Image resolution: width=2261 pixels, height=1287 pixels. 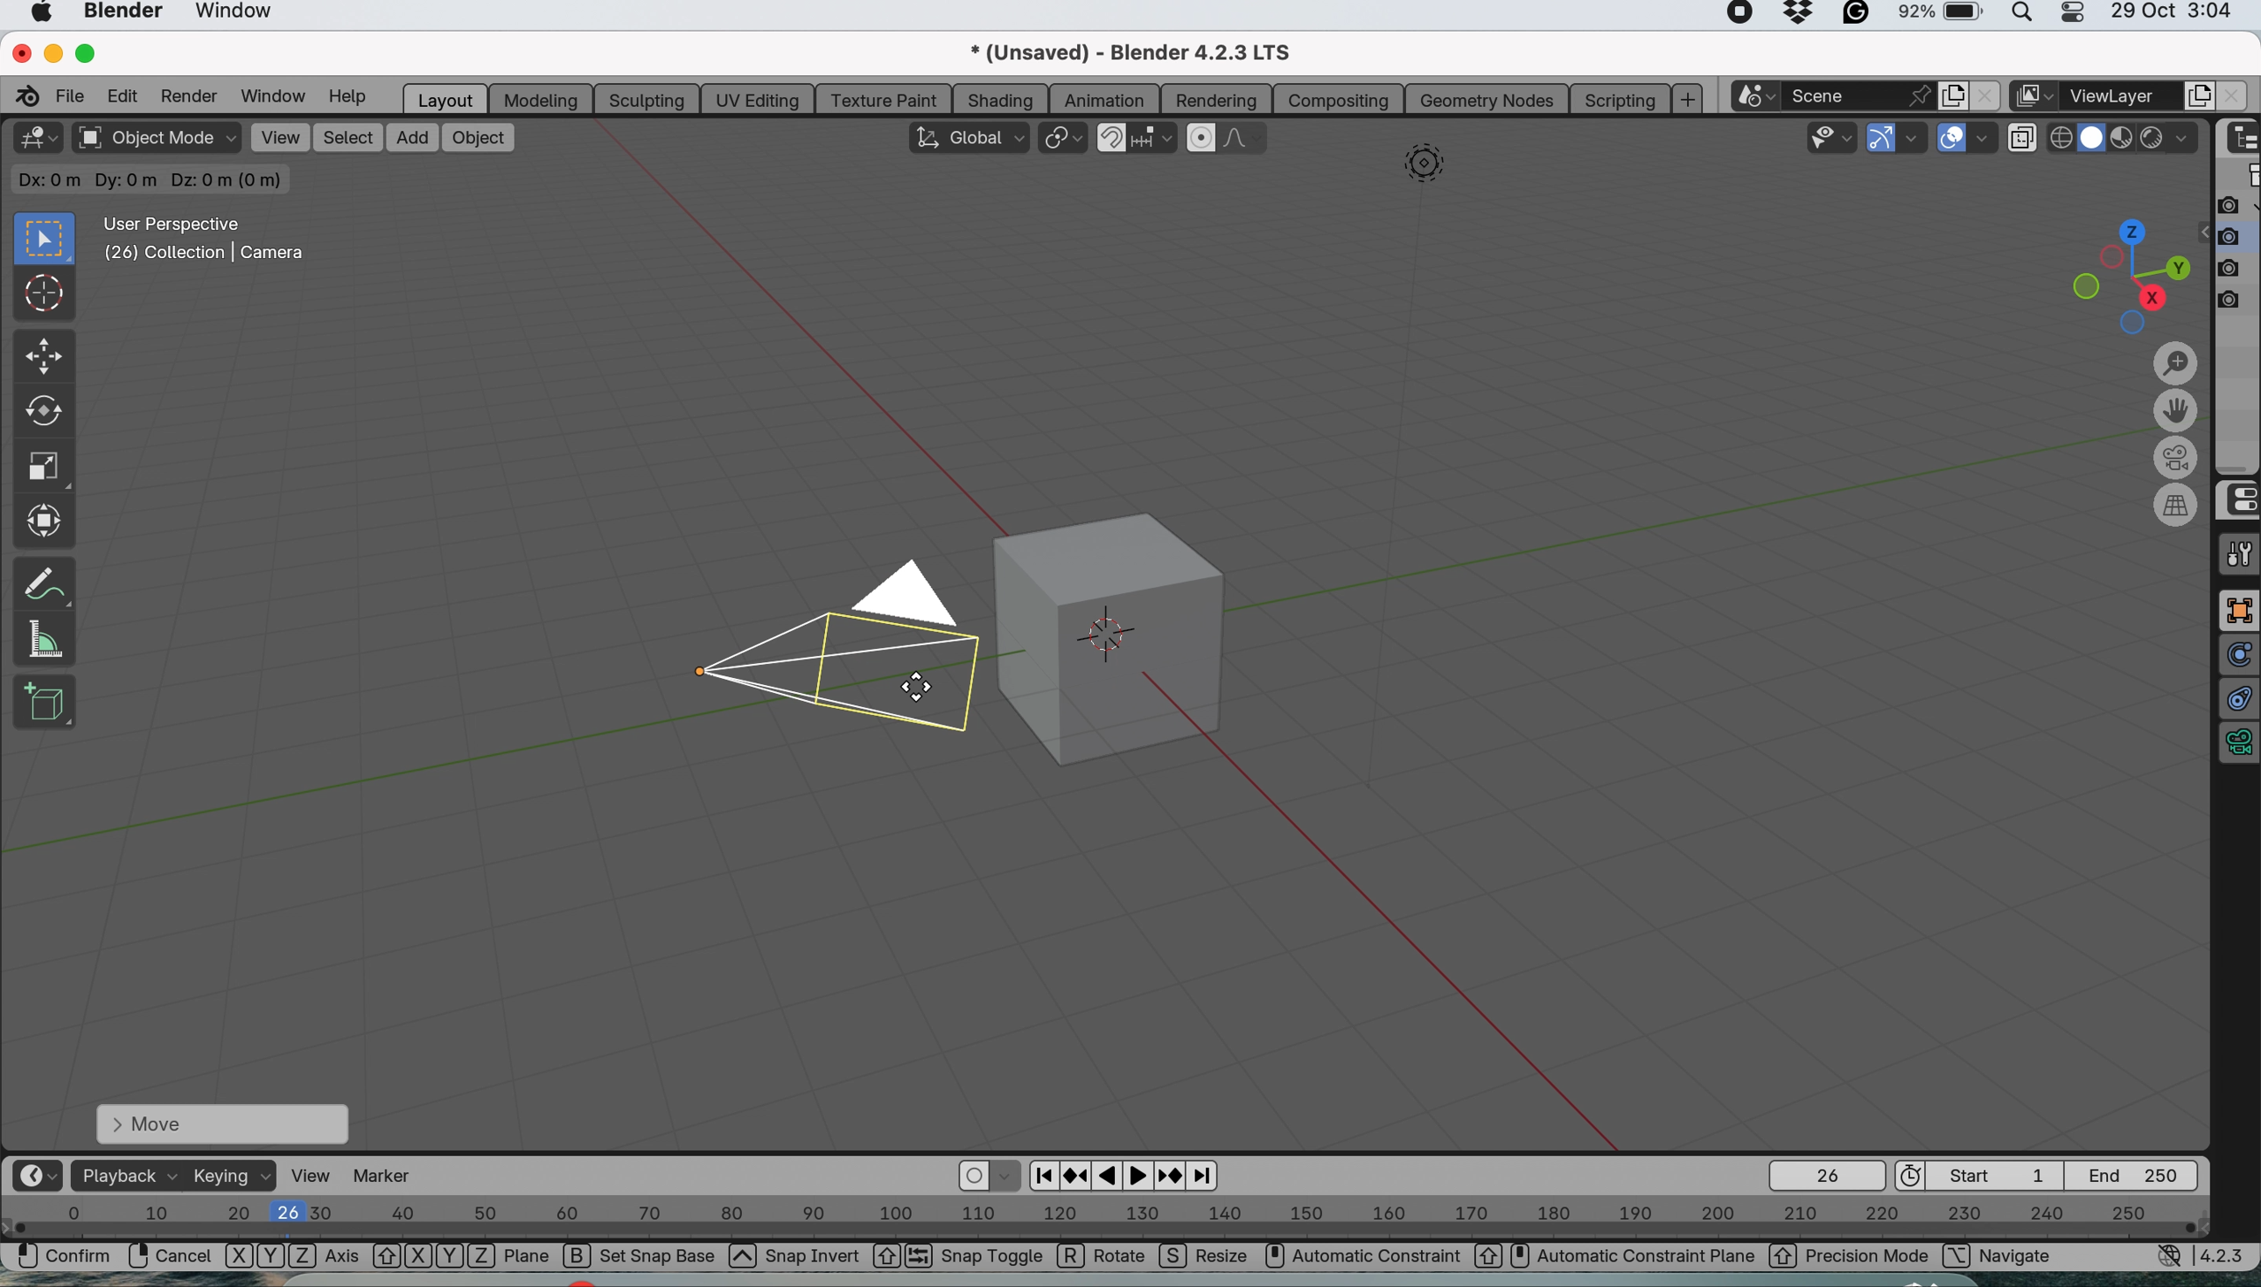 I want to click on rotating cursor, so click(x=922, y=685).